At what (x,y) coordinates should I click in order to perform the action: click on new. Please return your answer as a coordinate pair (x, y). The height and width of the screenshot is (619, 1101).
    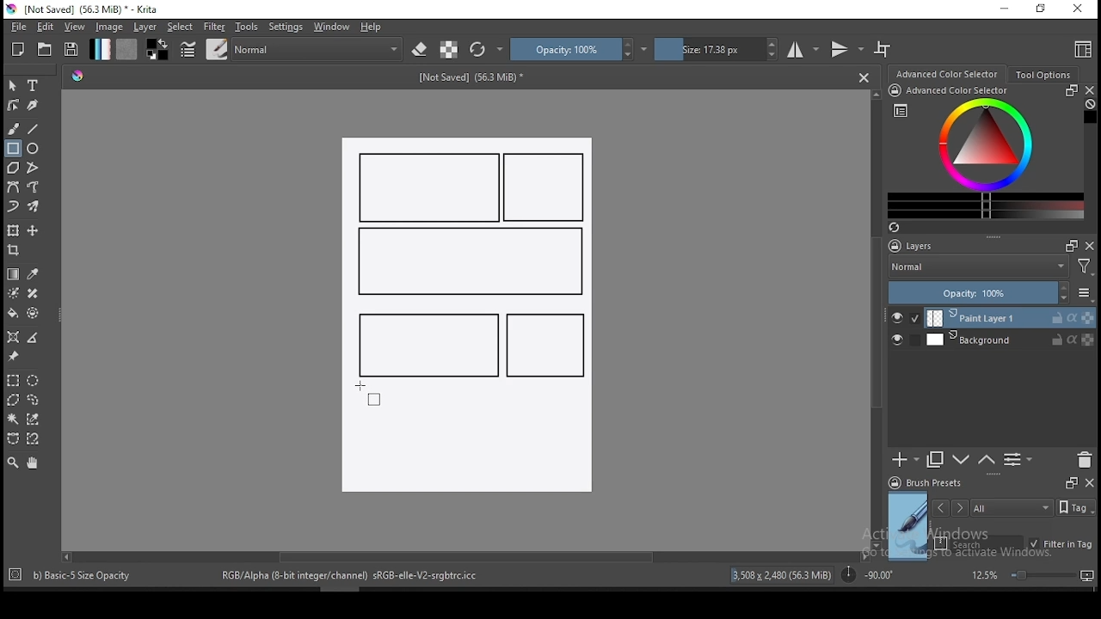
    Looking at the image, I should click on (18, 49).